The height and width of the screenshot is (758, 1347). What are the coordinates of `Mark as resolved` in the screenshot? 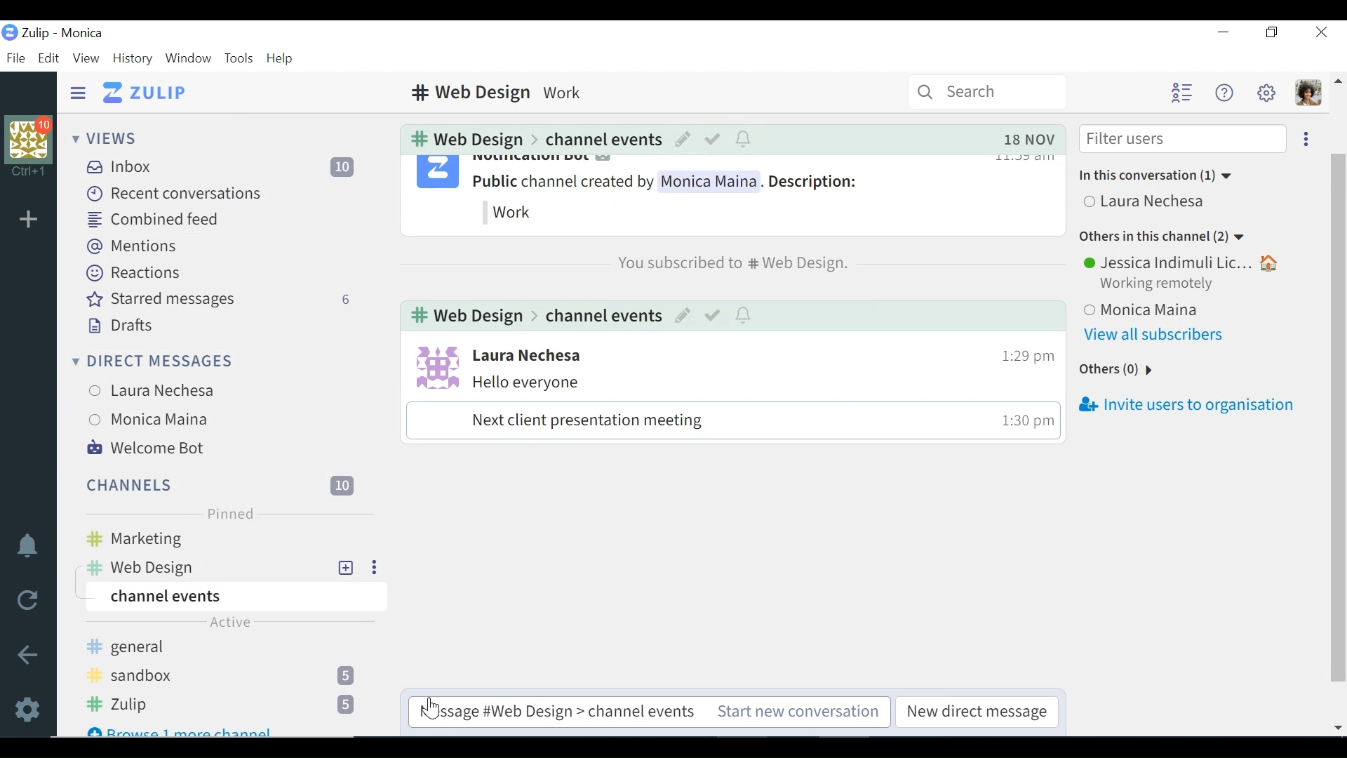 It's located at (713, 138).